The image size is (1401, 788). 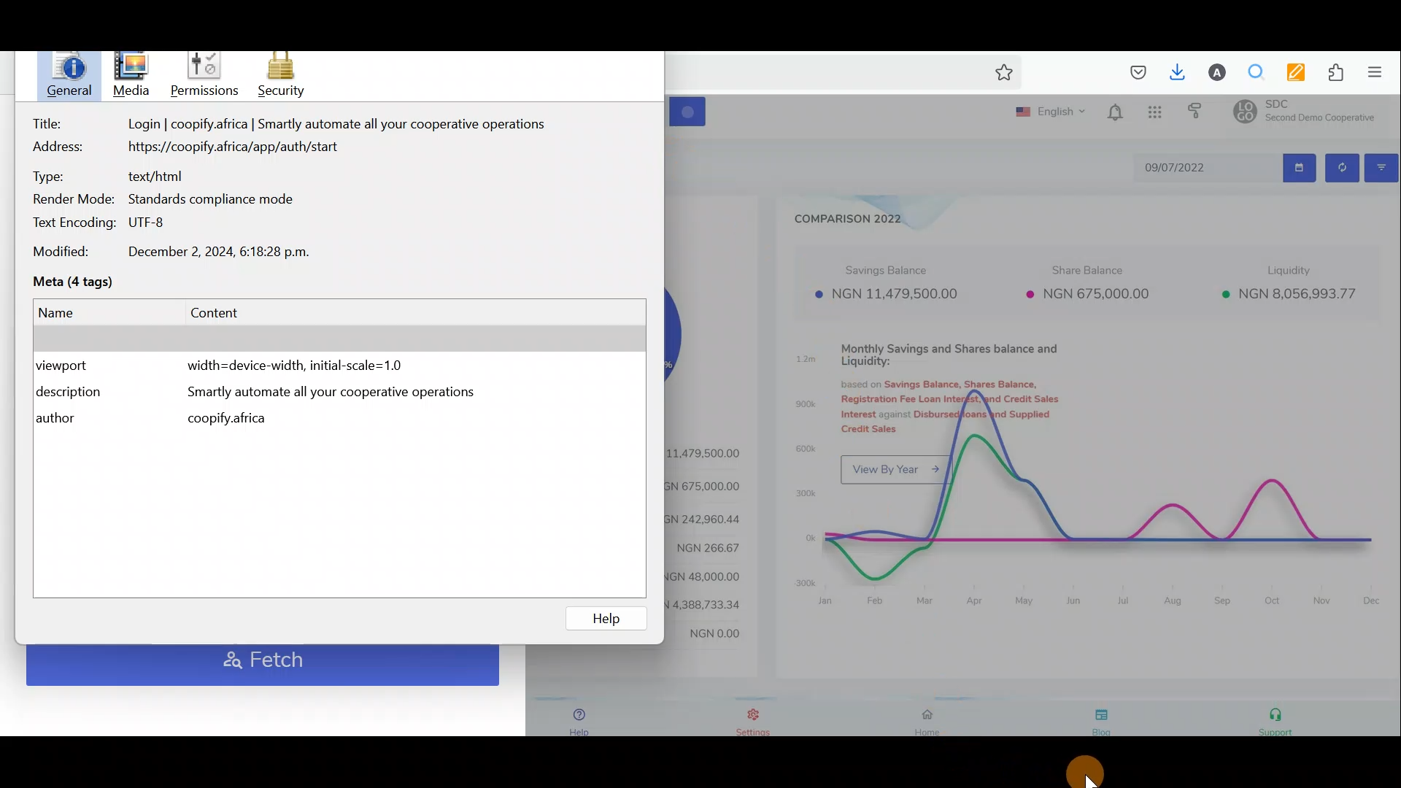 What do you see at coordinates (1132, 73) in the screenshot?
I see `Save to pocket` at bounding box center [1132, 73].